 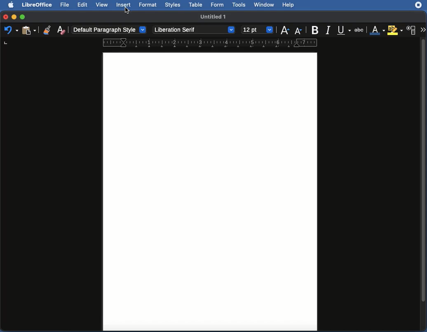 What do you see at coordinates (148, 5) in the screenshot?
I see `Format` at bounding box center [148, 5].